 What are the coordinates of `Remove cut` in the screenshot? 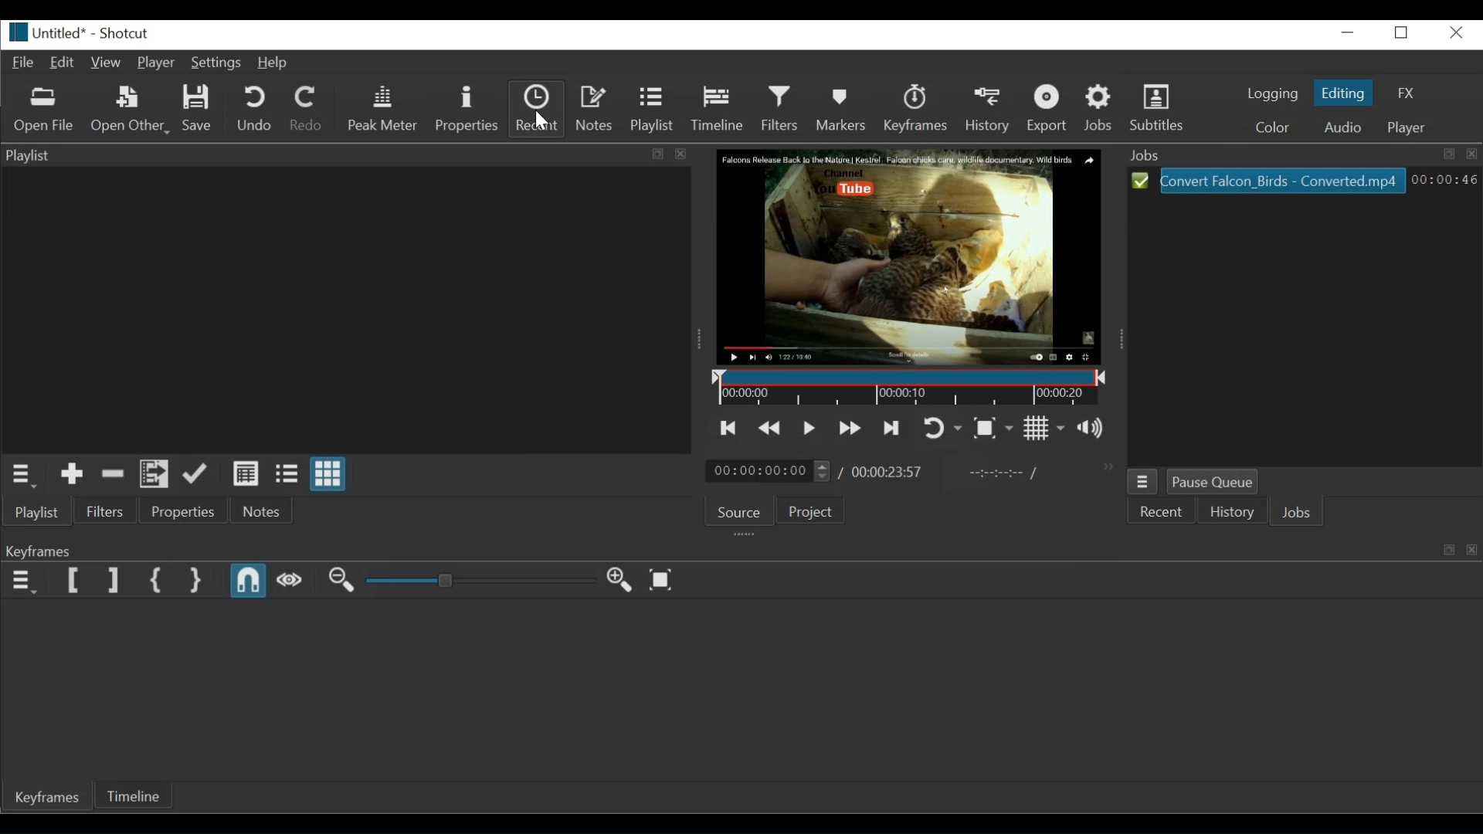 It's located at (113, 473).